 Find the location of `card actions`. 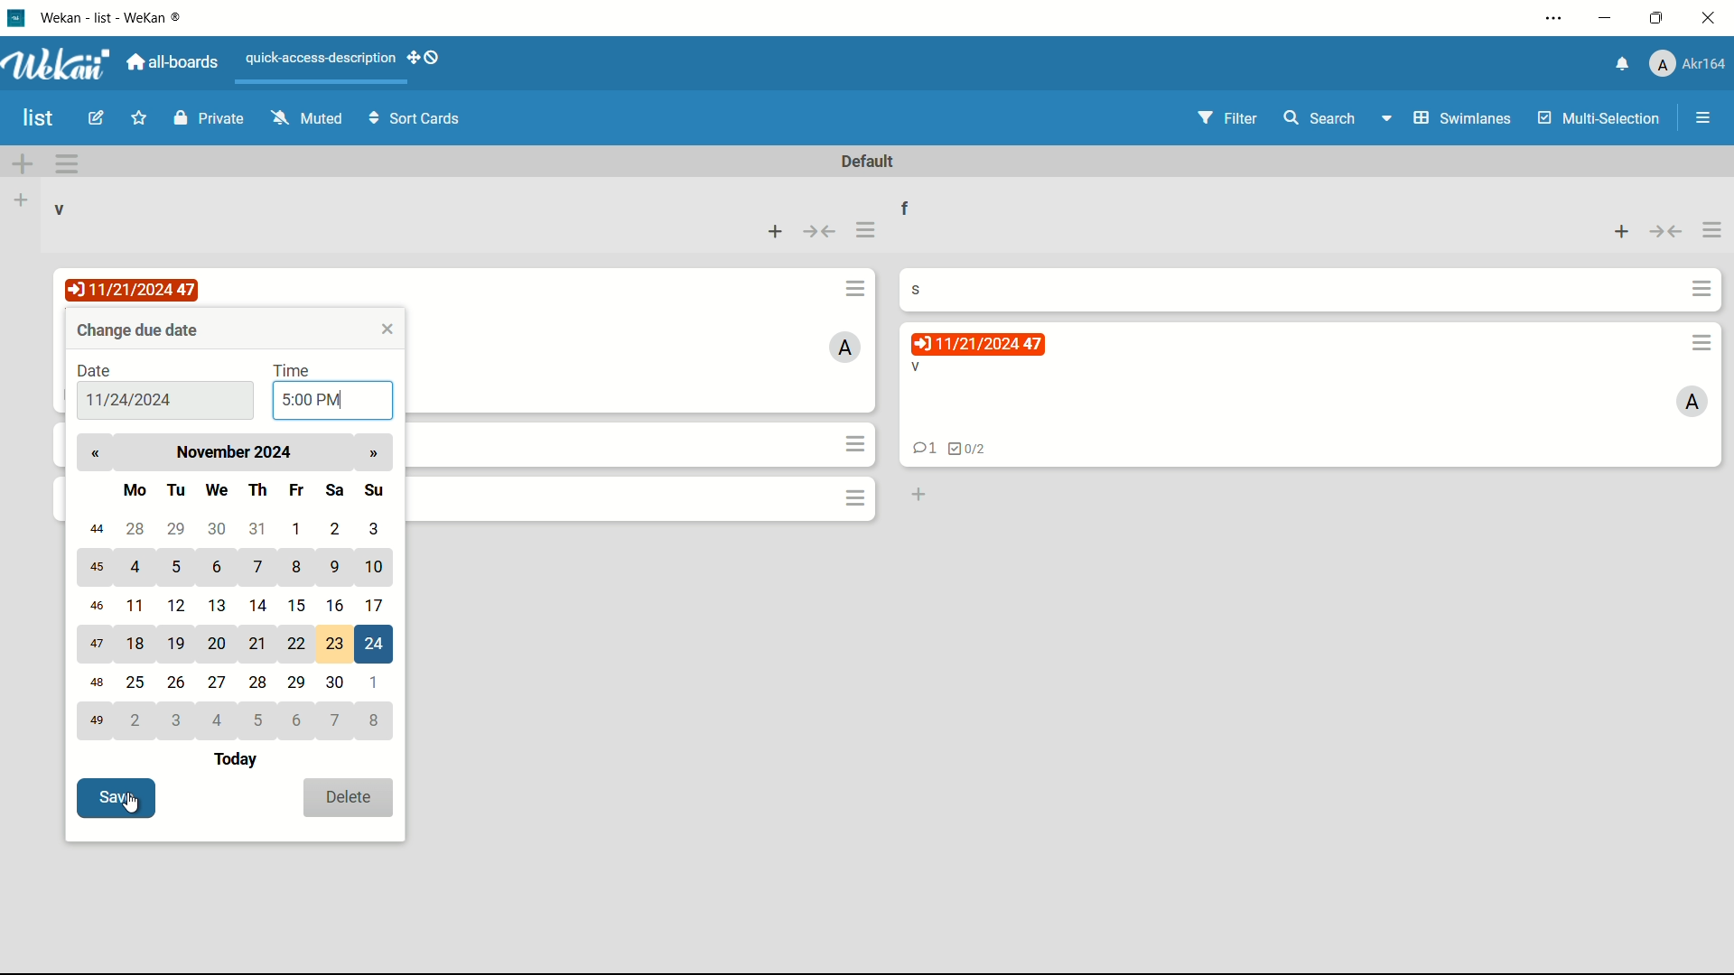

card actions is located at coordinates (1702, 290).